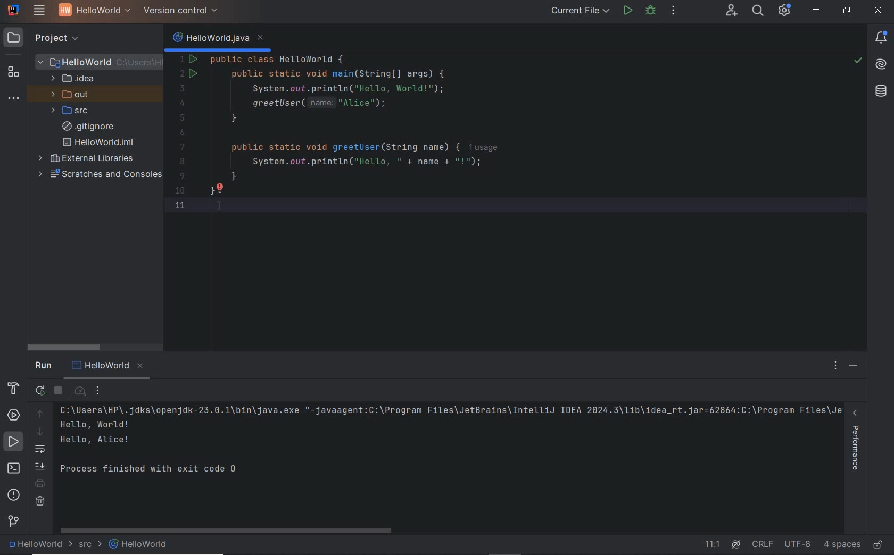 Image resolution: width=894 pixels, height=555 pixels. What do you see at coordinates (14, 443) in the screenshot?
I see `run` at bounding box center [14, 443].